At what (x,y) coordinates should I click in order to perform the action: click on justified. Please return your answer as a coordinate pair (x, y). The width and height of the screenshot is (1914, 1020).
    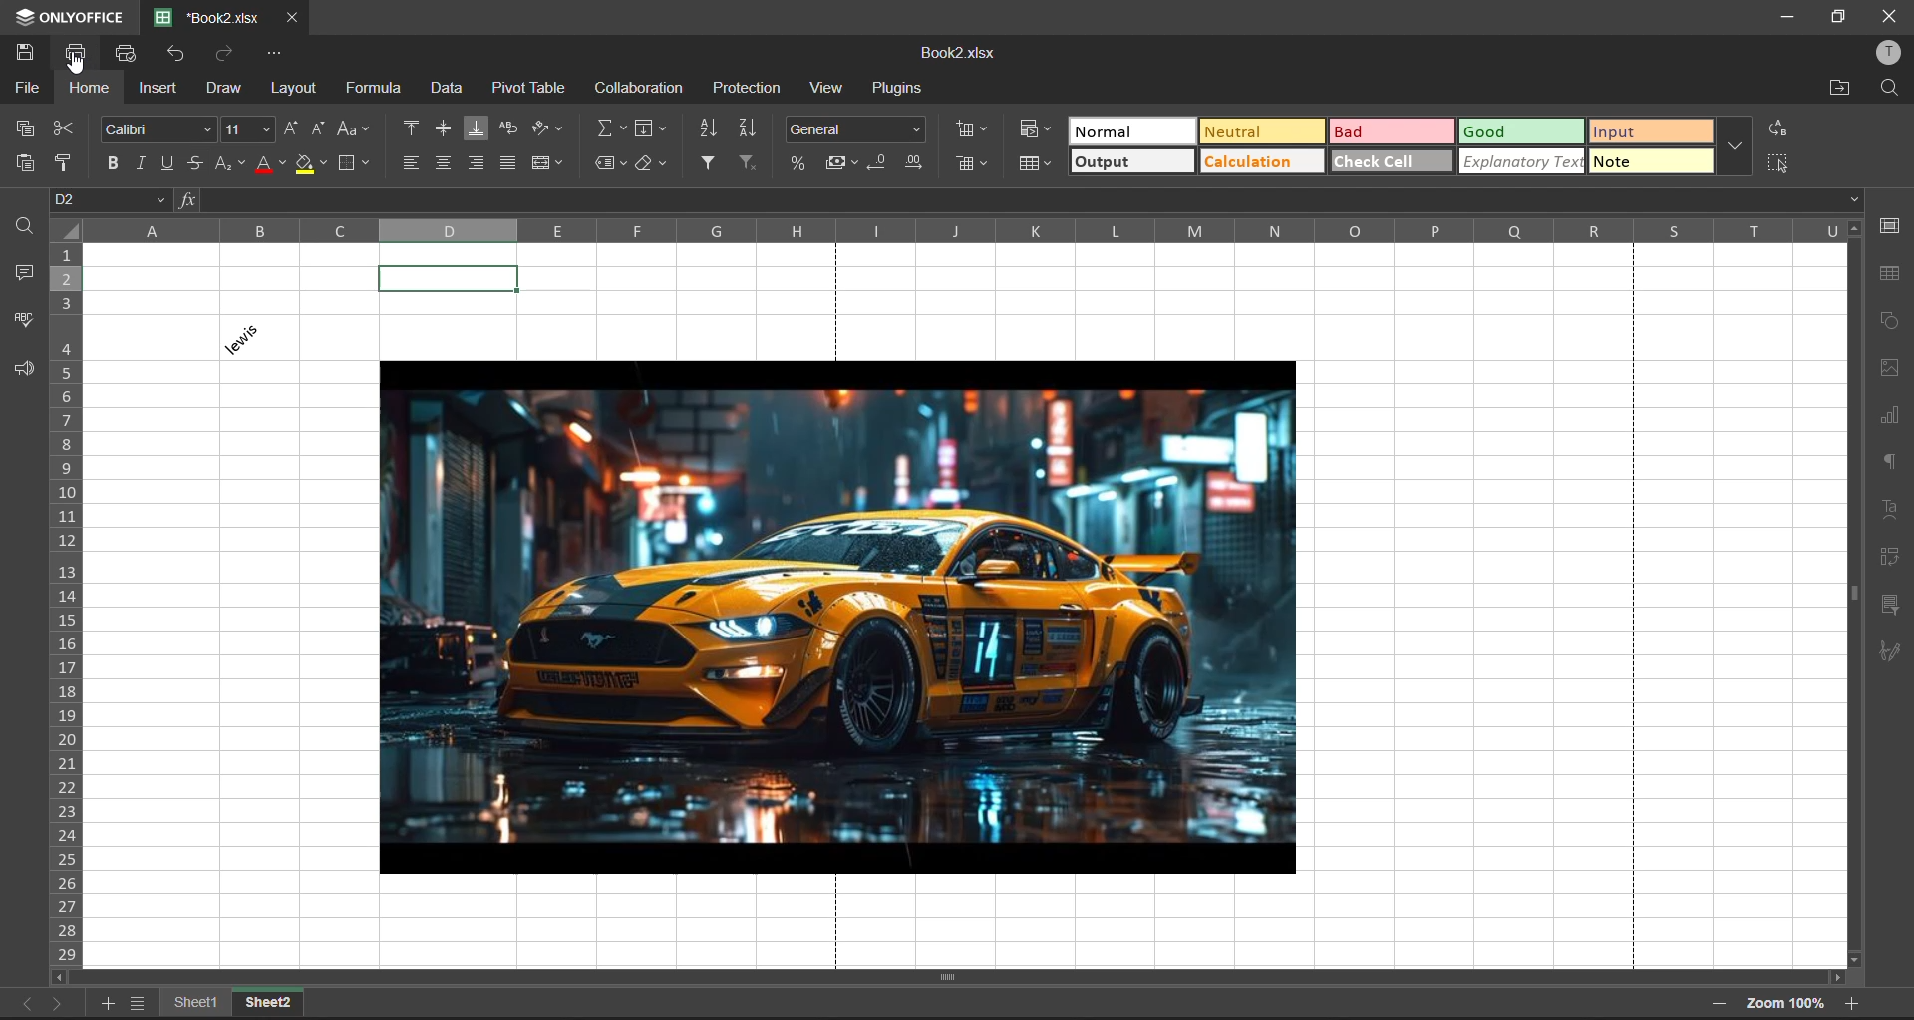
    Looking at the image, I should click on (511, 160).